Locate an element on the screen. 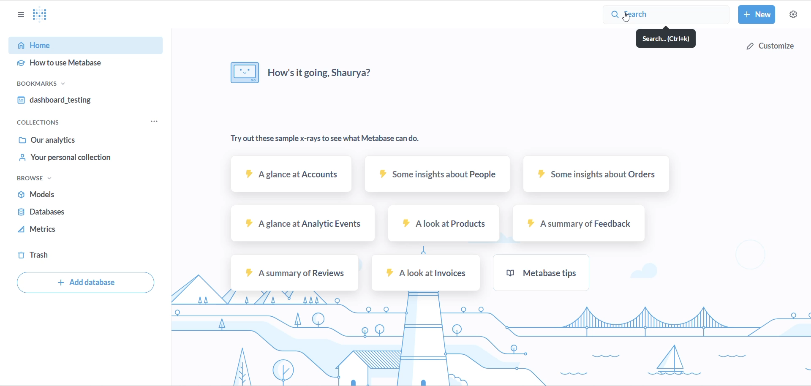 Image resolution: width=811 pixels, height=386 pixels. add database is located at coordinates (83, 283).